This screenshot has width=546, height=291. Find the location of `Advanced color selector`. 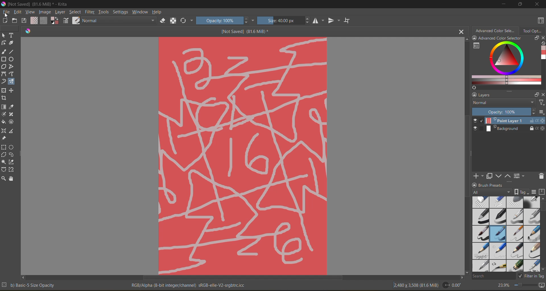

Advanced color selector is located at coordinates (543, 53).